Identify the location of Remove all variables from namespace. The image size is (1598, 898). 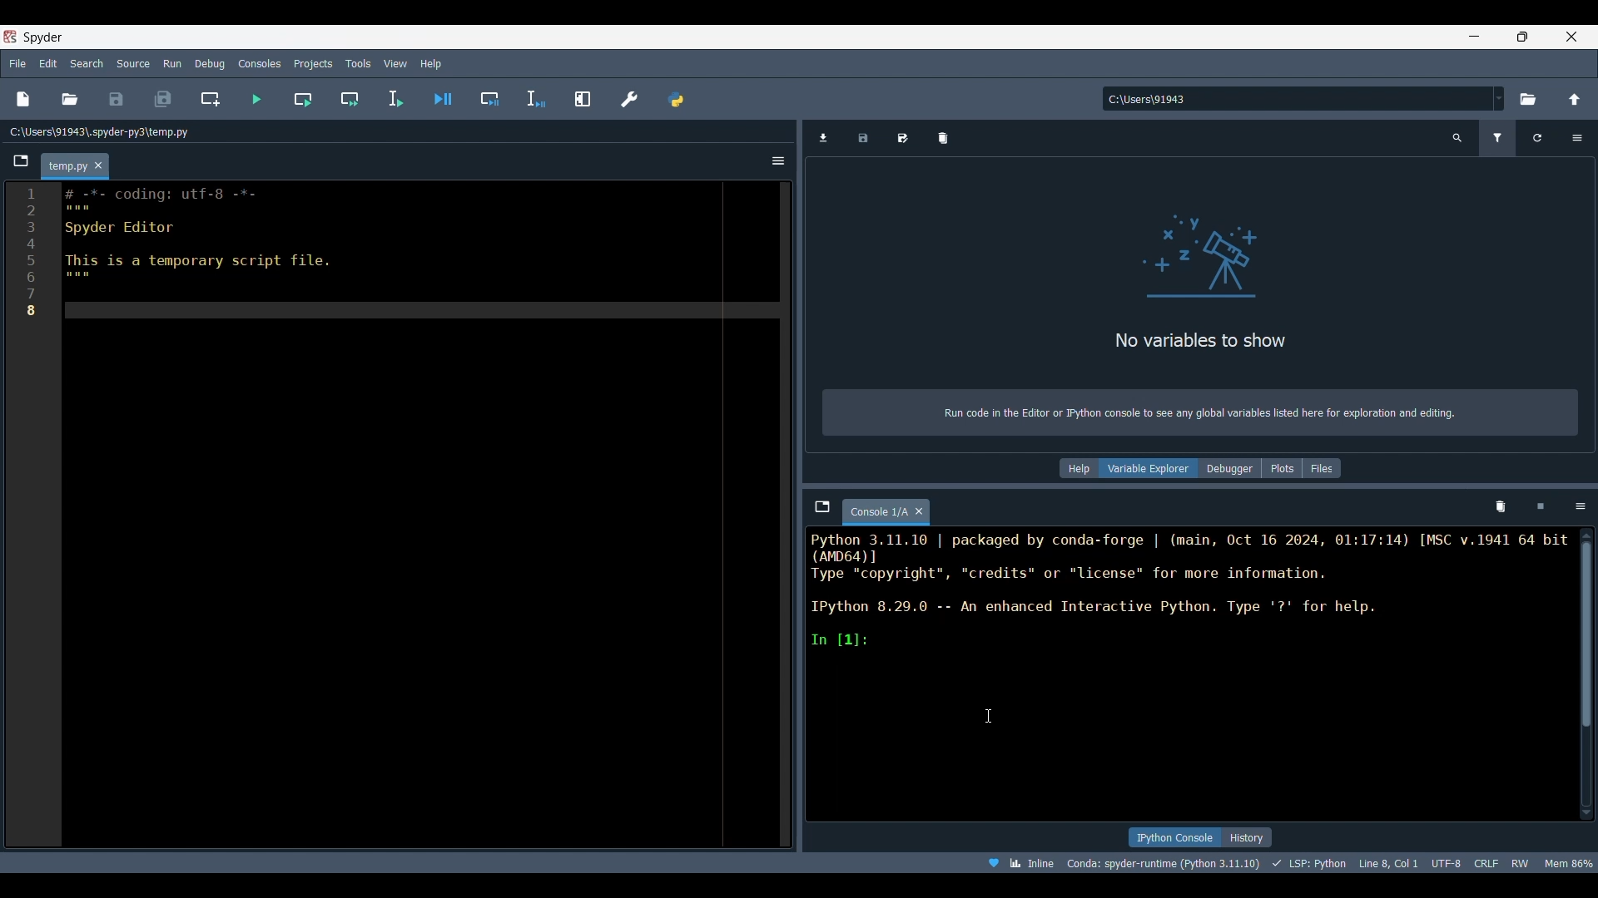
(1500, 507).